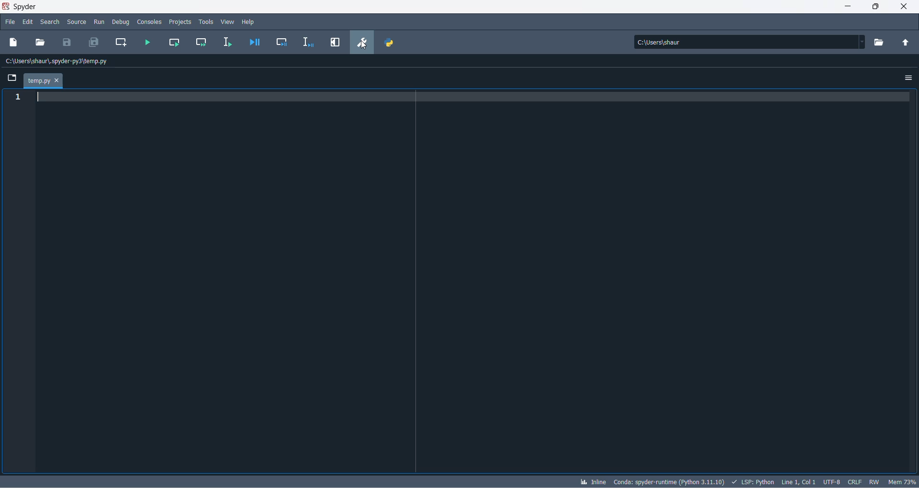  I want to click on cursor, so click(362, 45).